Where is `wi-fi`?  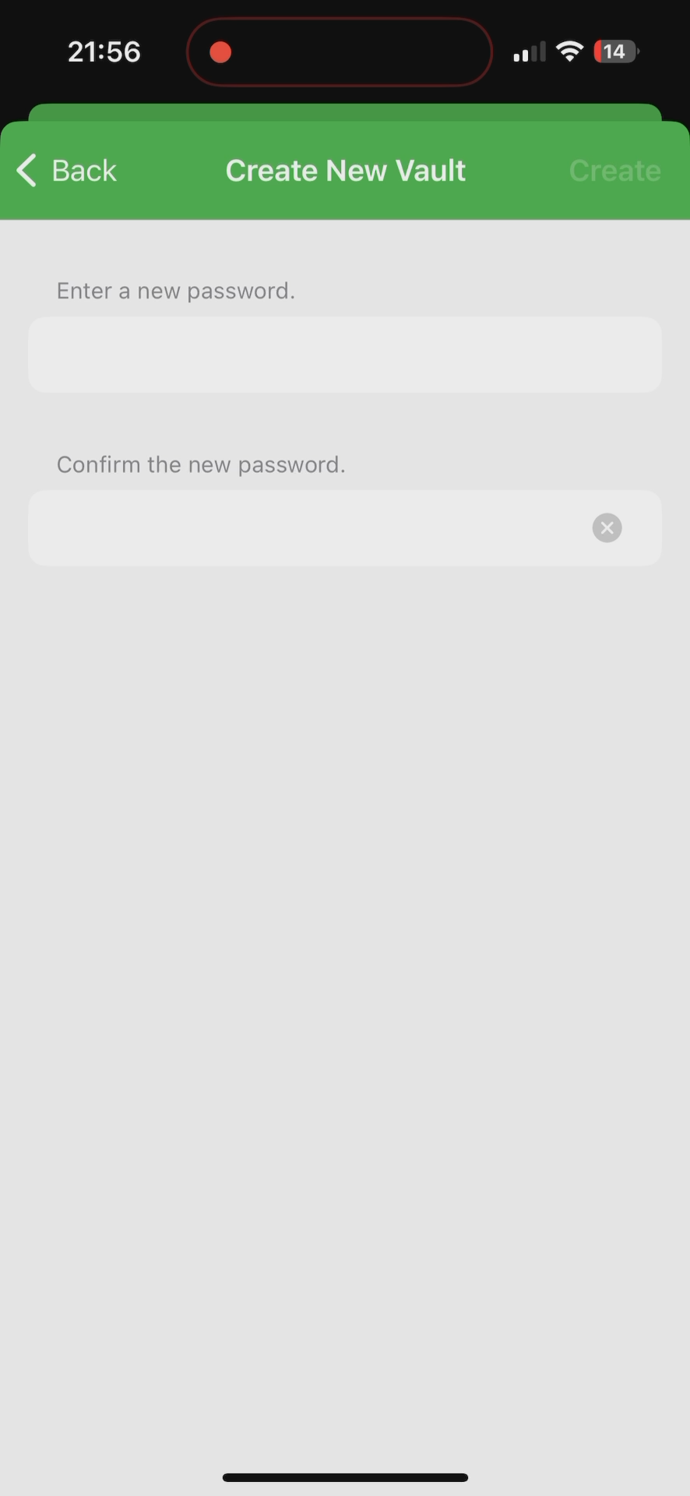 wi-fi is located at coordinates (571, 58).